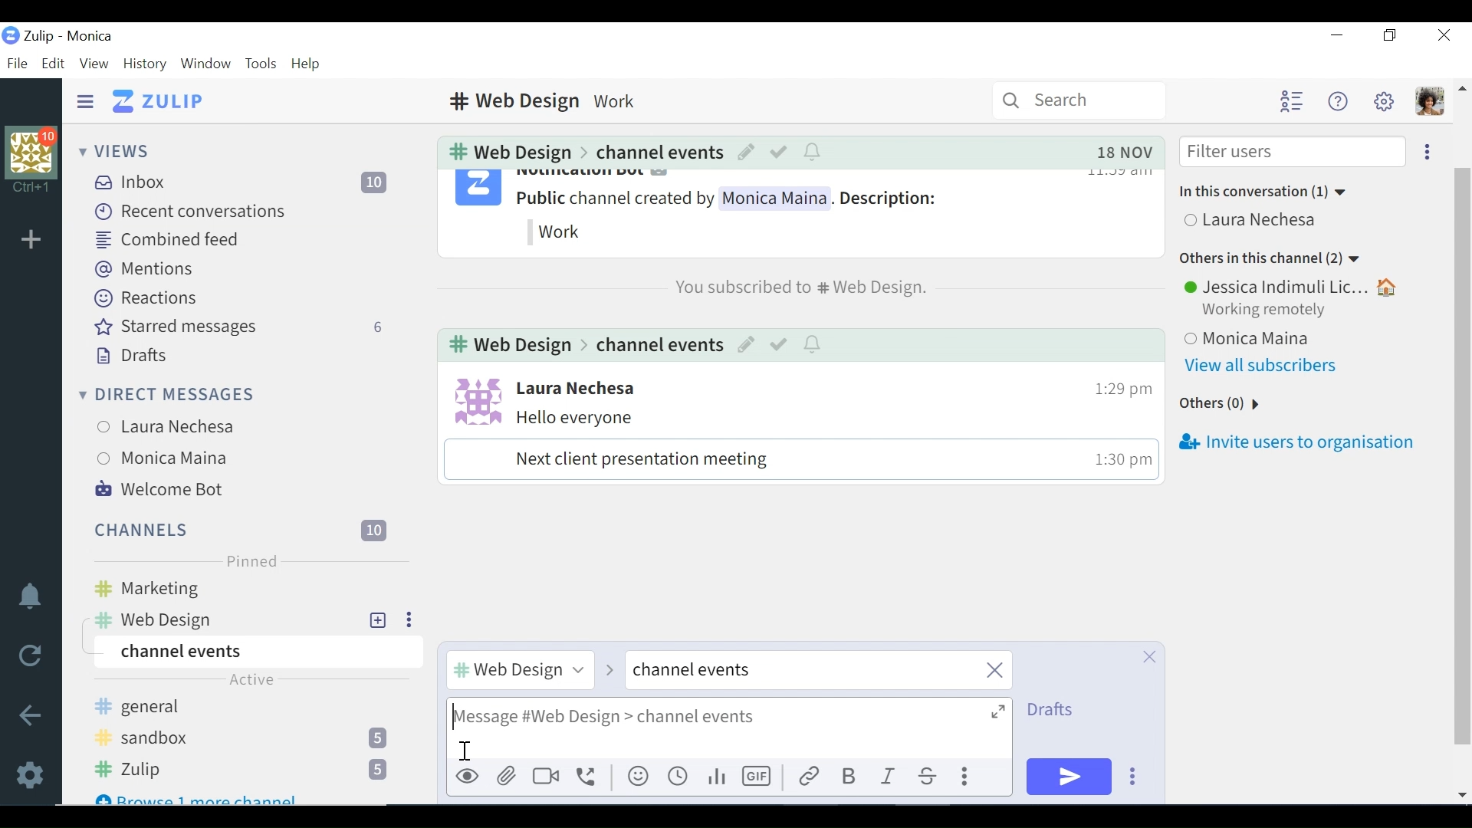 The width and height of the screenshot is (1472, 828). What do you see at coordinates (248, 740) in the screenshot?
I see `sandbox Channel` at bounding box center [248, 740].